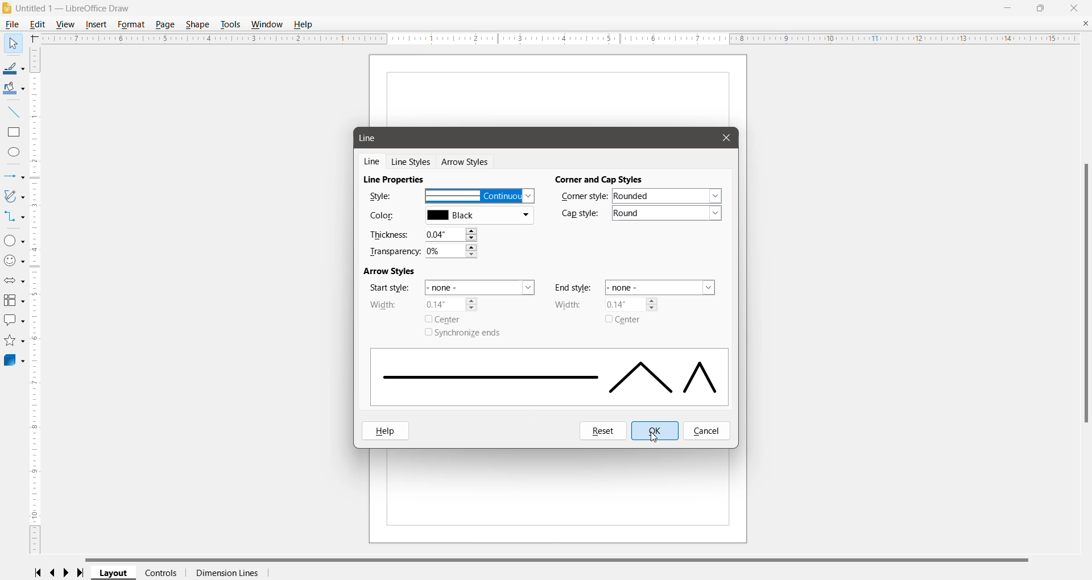  Describe the element at coordinates (14, 132) in the screenshot. I see `Rectangle` at that location.